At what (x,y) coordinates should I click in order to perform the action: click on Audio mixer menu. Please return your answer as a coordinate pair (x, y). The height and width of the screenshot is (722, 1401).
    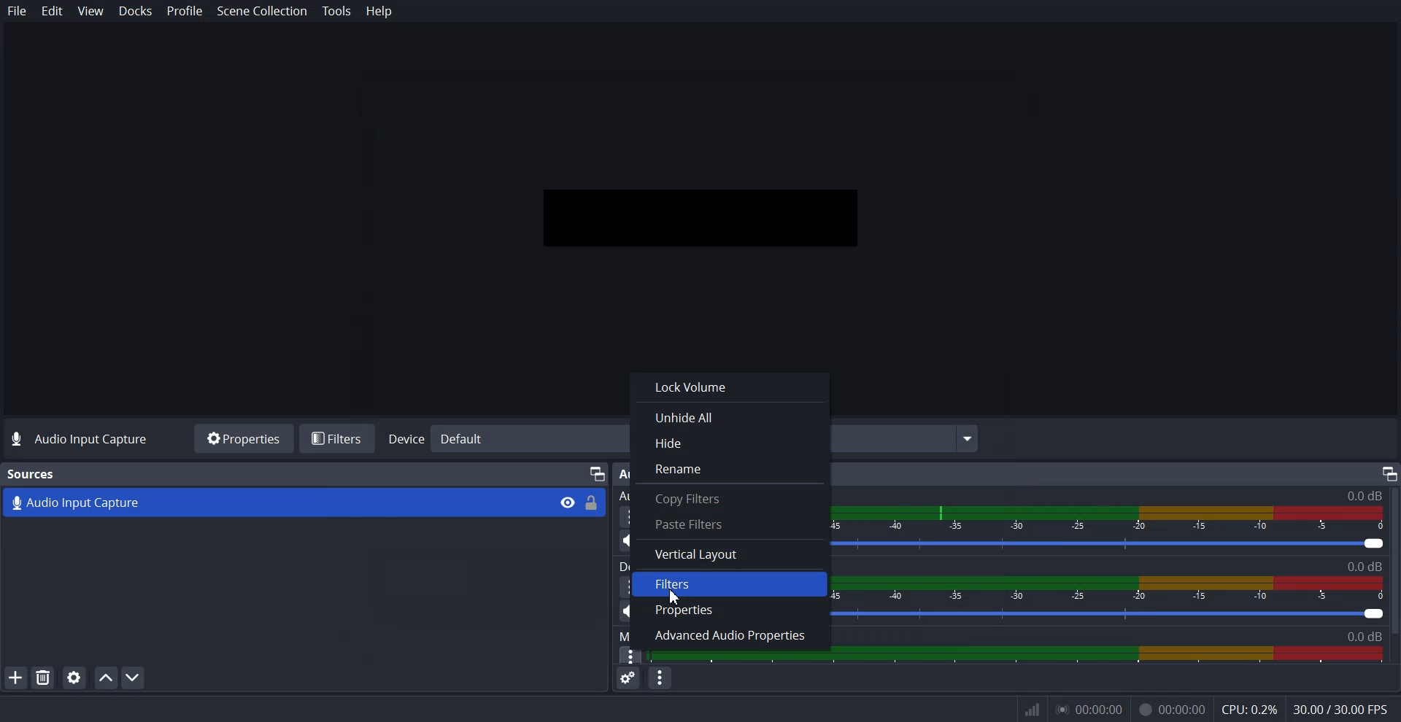
    Looking at the image, I should click on (660, 680).